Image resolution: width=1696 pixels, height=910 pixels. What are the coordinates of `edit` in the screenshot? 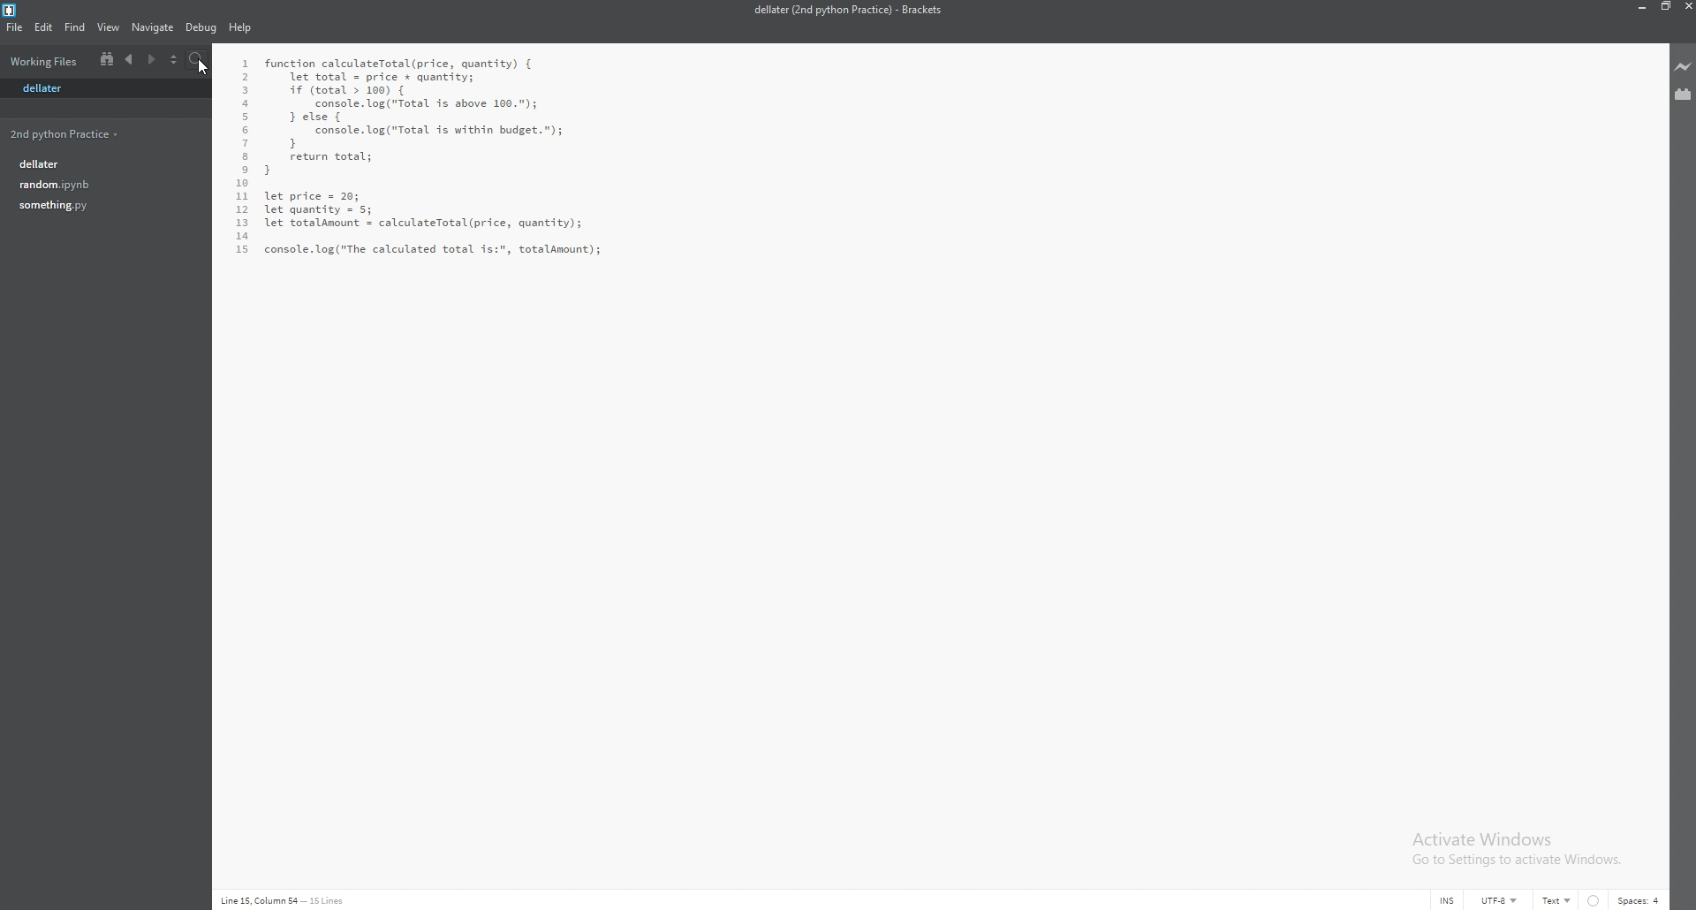 It's located at (42, 27).